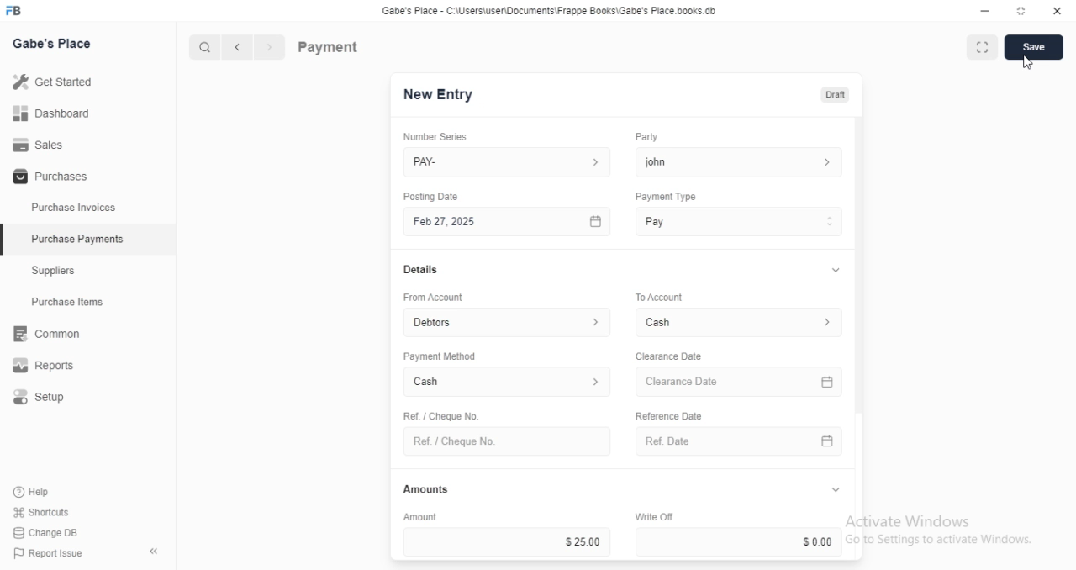 This screenshot has width=1076, height=570. I want to click on close, so click(1058, 11).